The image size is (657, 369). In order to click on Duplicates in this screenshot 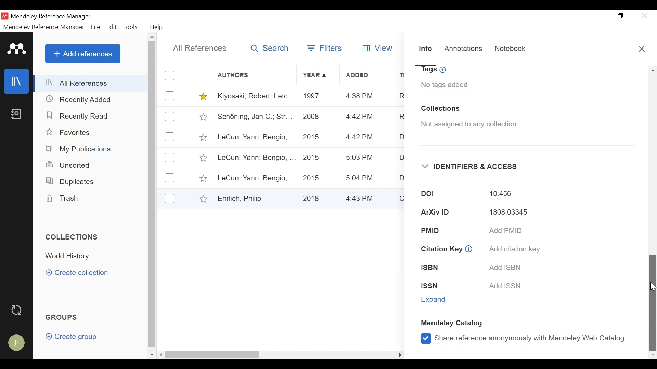, I will do `click(68, 182)`.